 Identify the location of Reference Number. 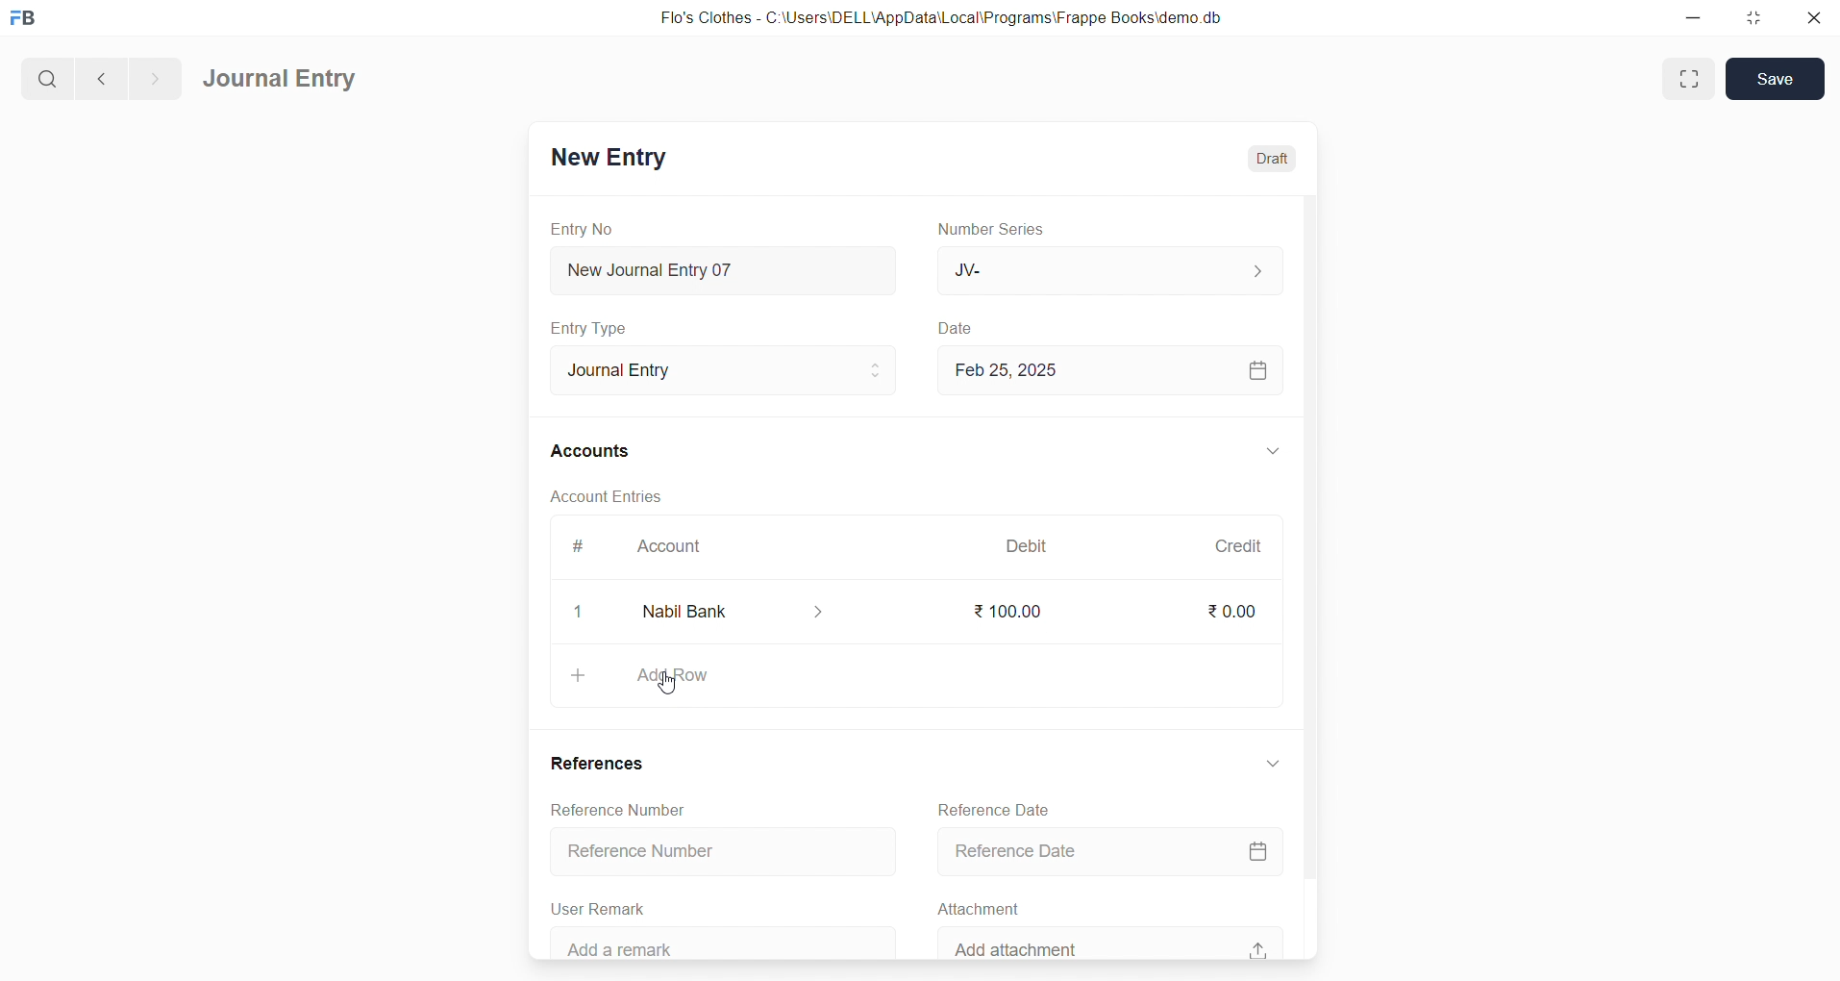
(628, 811).